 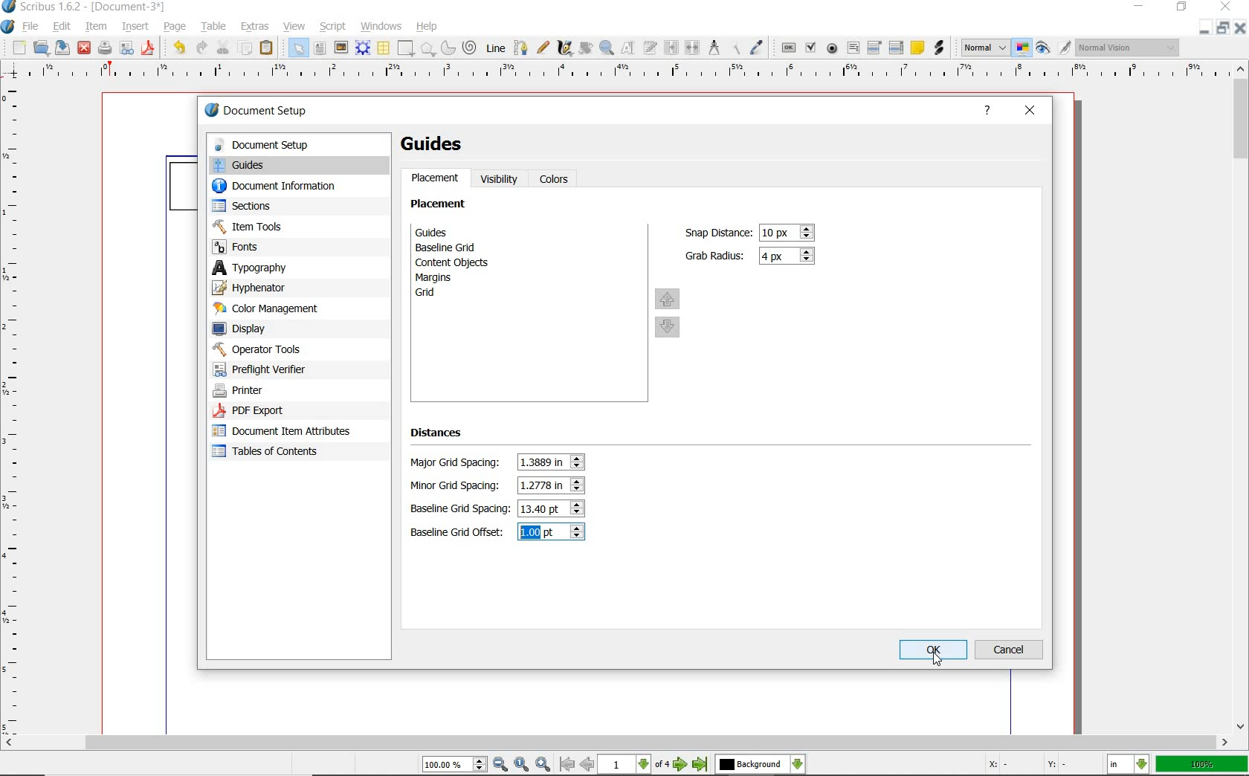 I want to click on Tables of contents, so click(x=273, y=453).